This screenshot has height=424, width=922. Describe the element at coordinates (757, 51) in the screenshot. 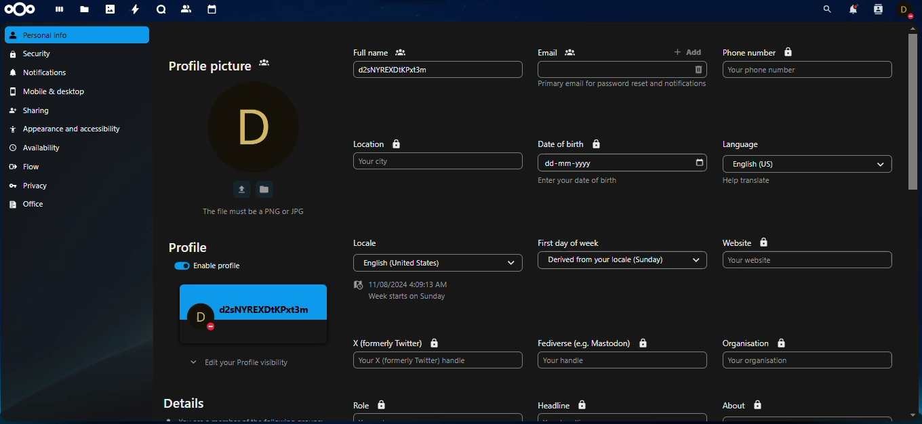

I see `phone number` at that location.